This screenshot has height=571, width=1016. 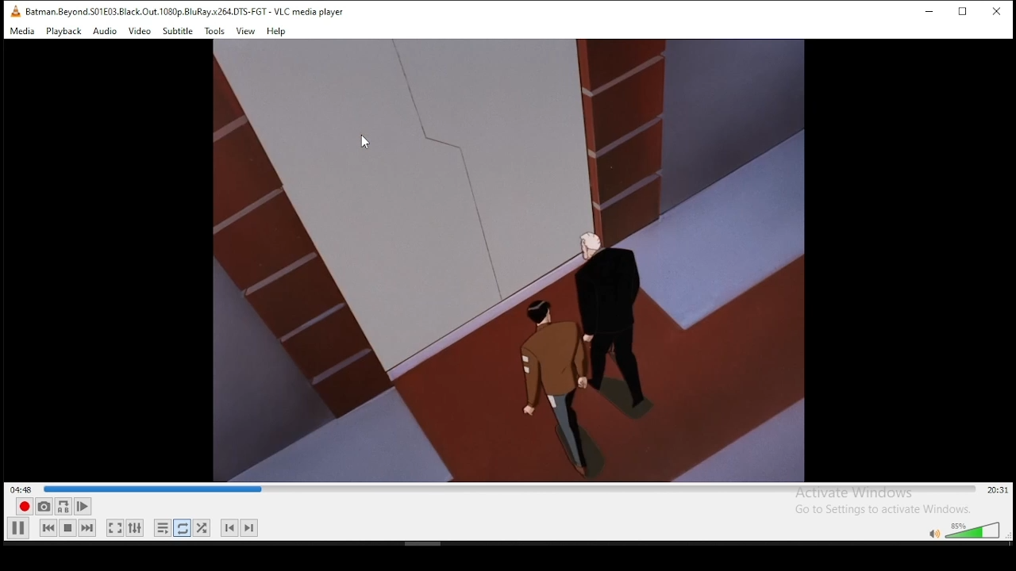 I want to click on video , so click(x=482, y=262).